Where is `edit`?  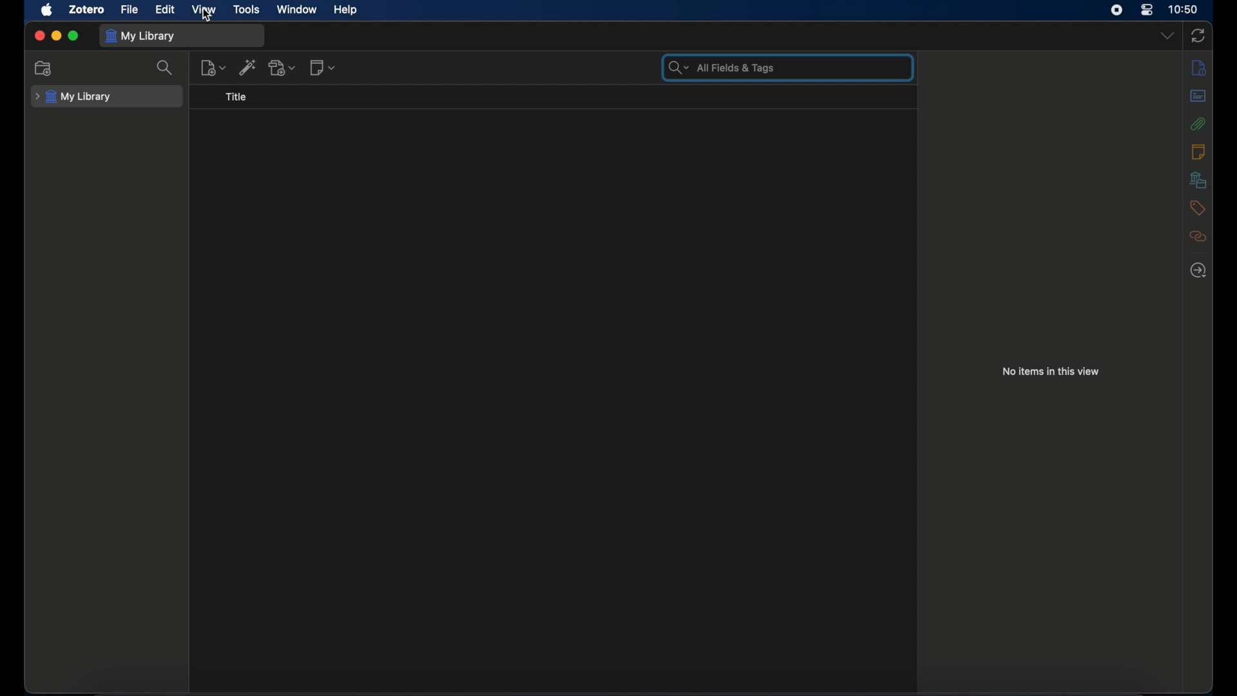 edit is located at coordinates (166, 10).